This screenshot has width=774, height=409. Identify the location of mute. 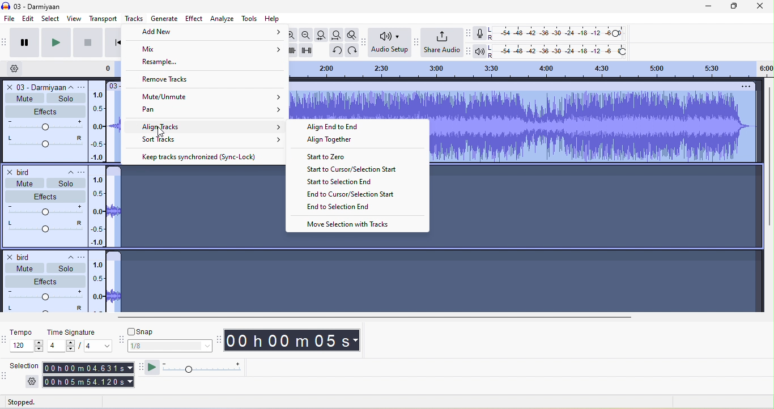
(23, 267).